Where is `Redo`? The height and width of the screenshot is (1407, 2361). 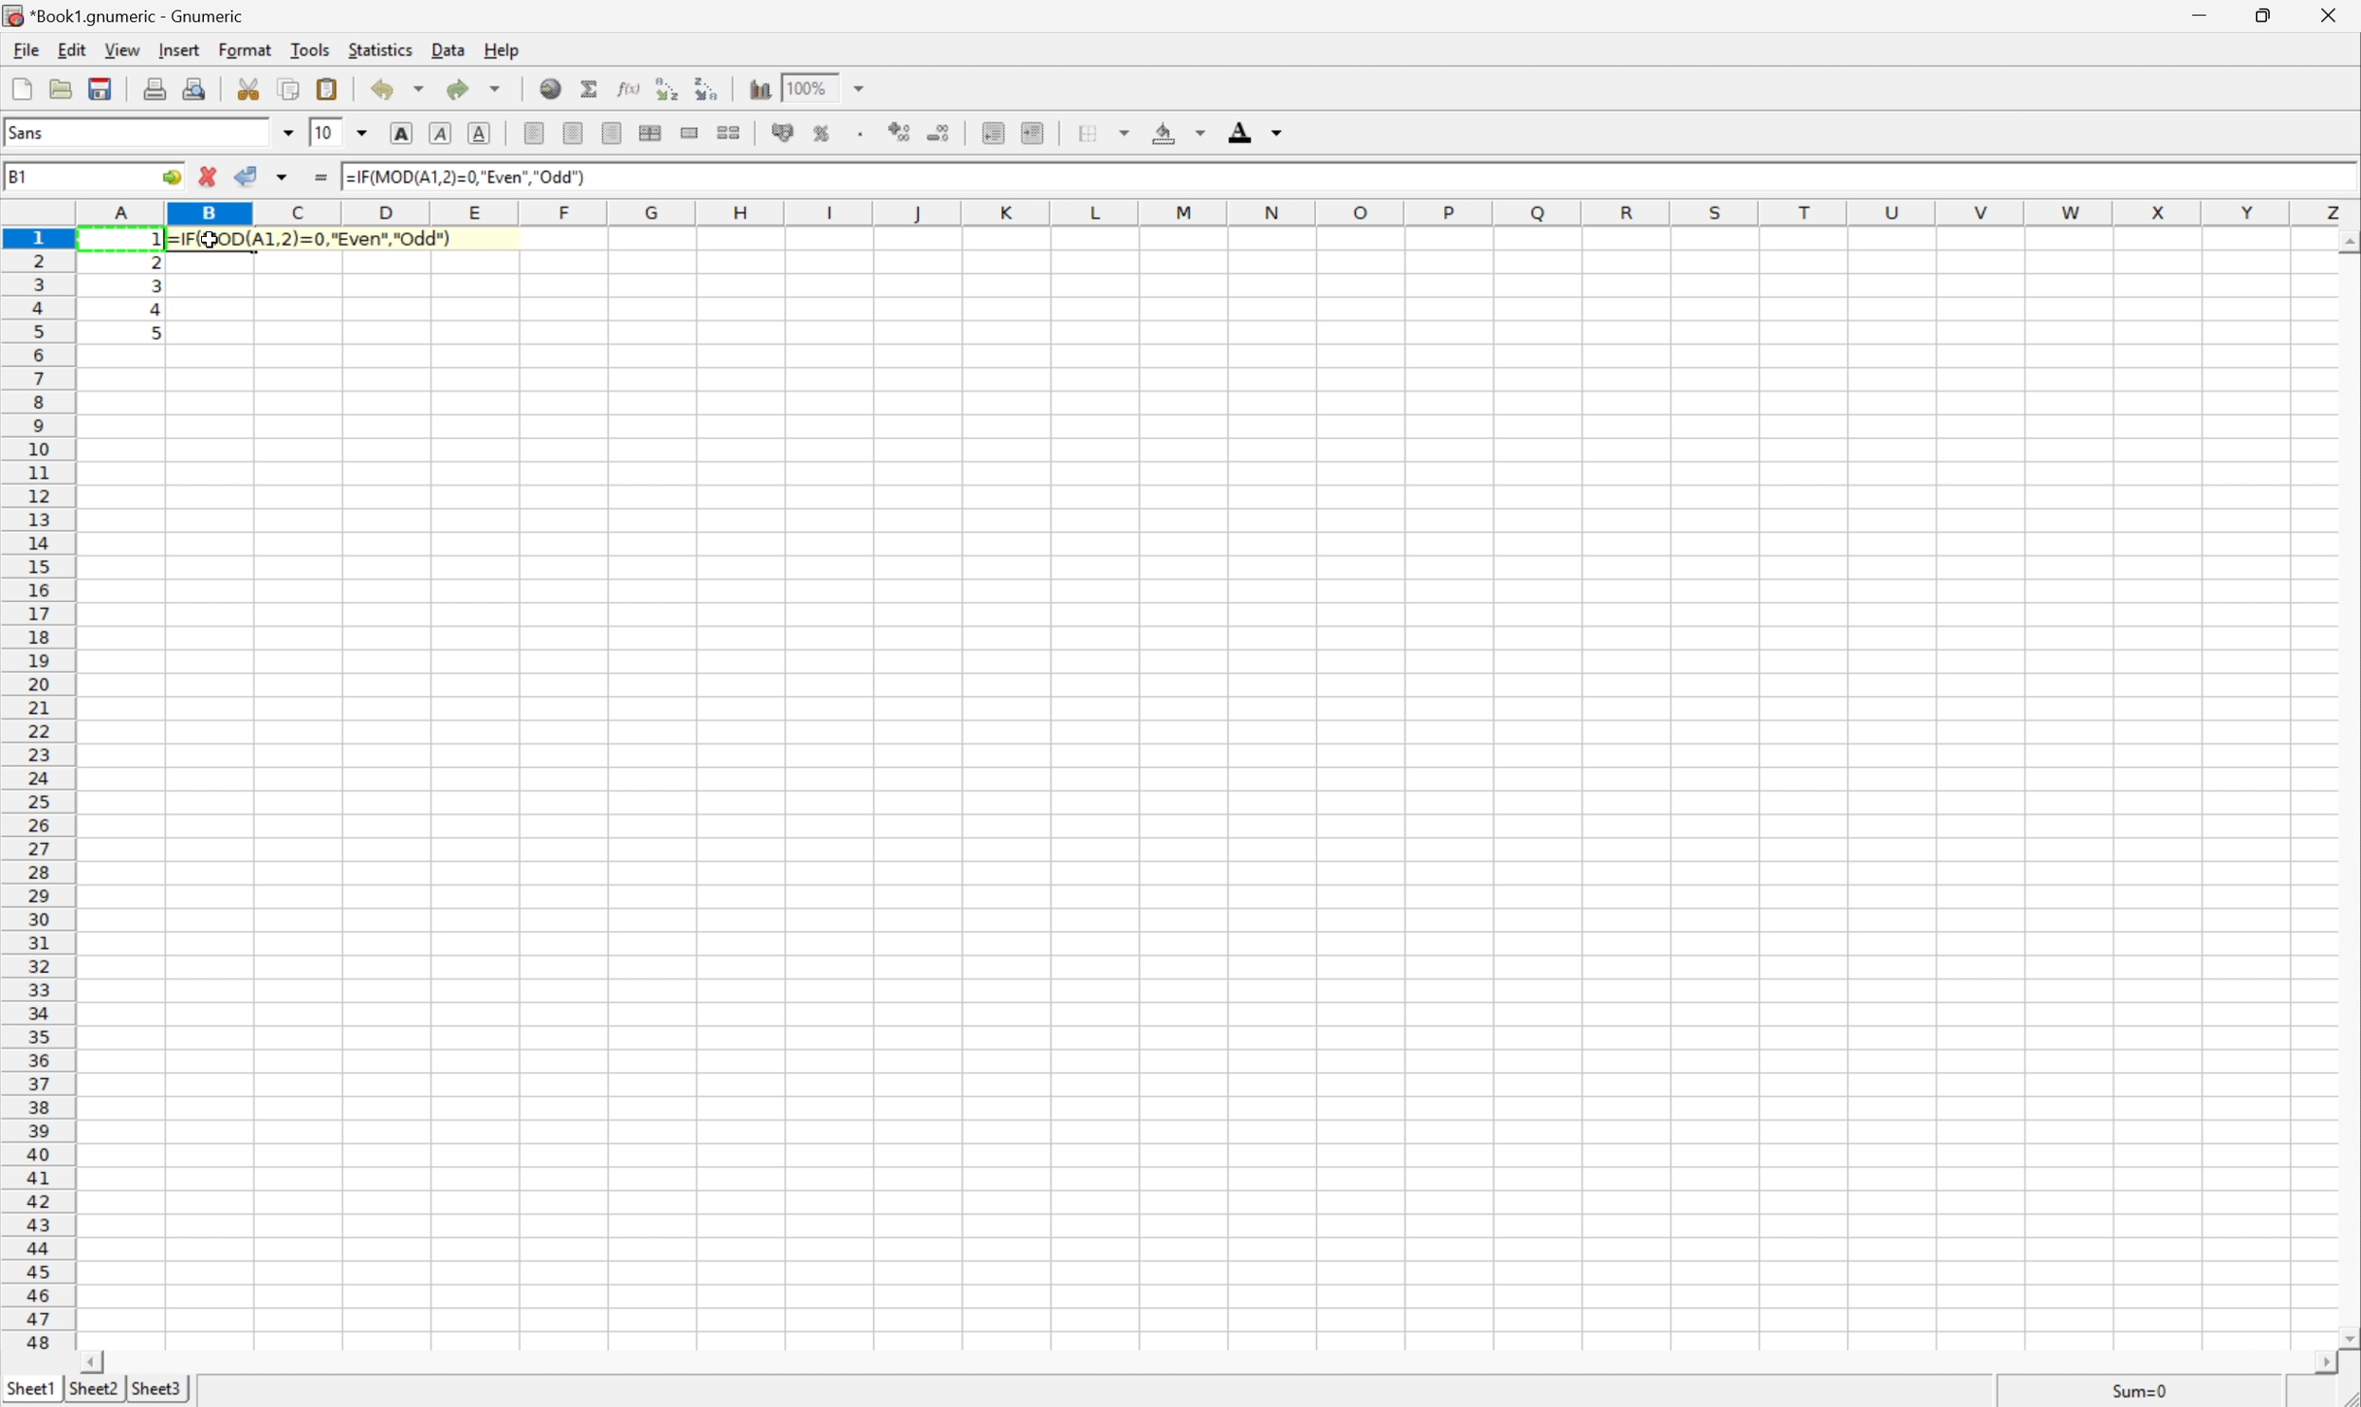 Redo is located at coordinates (483, 87).